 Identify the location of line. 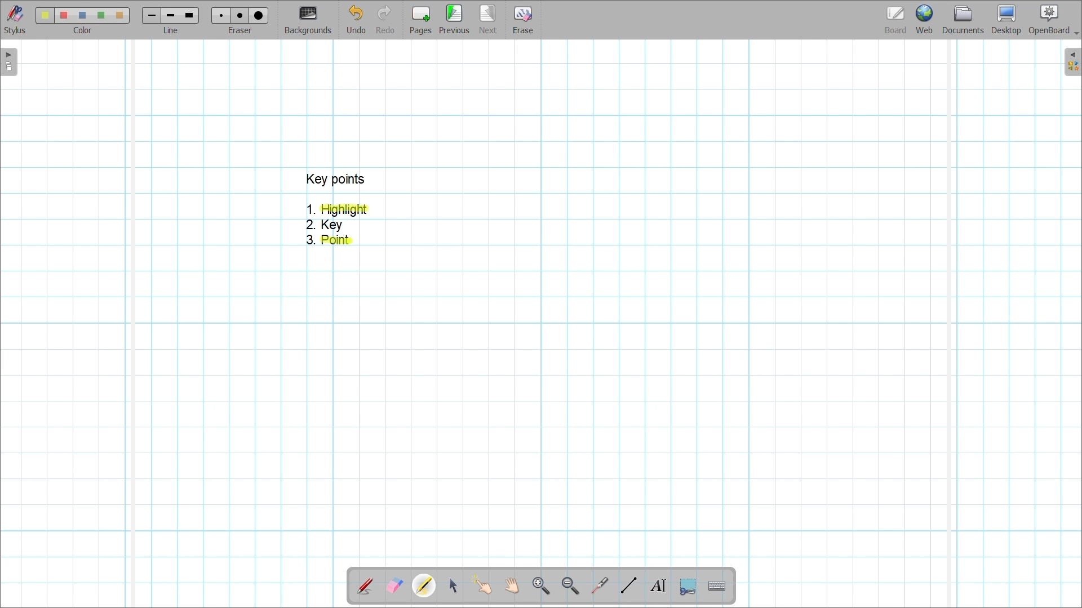
(174, 31).